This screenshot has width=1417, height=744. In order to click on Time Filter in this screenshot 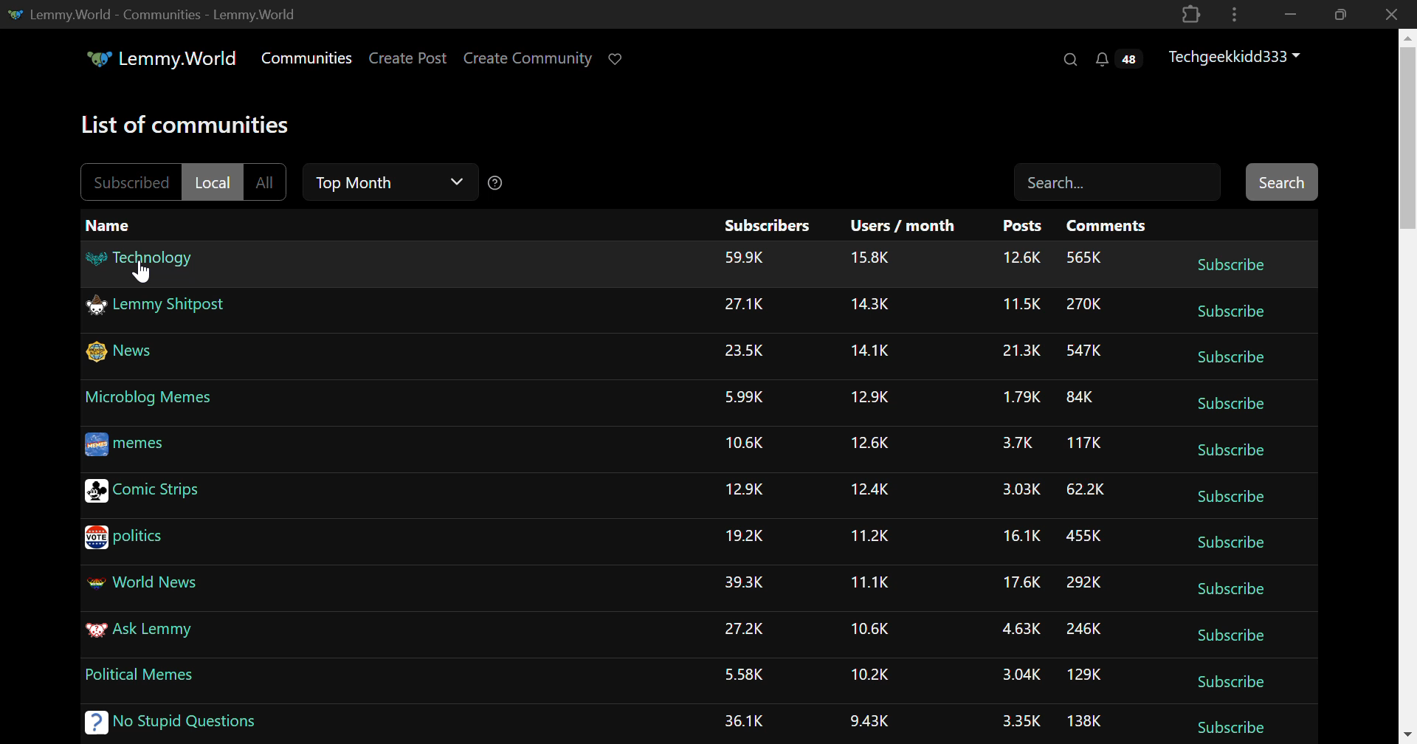, I will do `click(390, 182)`.